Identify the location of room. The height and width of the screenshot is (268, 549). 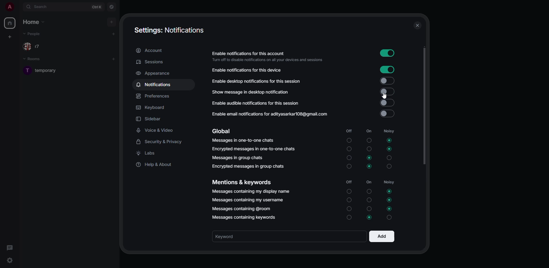
(49, 70).